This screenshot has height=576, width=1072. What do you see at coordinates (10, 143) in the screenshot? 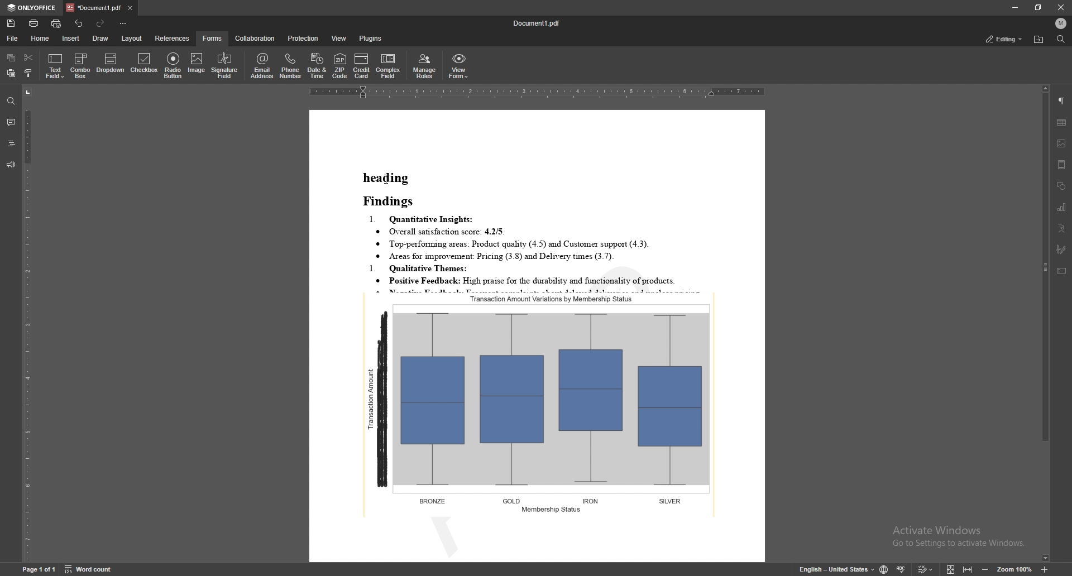
I see `heading` at bounding box center [10, 143].